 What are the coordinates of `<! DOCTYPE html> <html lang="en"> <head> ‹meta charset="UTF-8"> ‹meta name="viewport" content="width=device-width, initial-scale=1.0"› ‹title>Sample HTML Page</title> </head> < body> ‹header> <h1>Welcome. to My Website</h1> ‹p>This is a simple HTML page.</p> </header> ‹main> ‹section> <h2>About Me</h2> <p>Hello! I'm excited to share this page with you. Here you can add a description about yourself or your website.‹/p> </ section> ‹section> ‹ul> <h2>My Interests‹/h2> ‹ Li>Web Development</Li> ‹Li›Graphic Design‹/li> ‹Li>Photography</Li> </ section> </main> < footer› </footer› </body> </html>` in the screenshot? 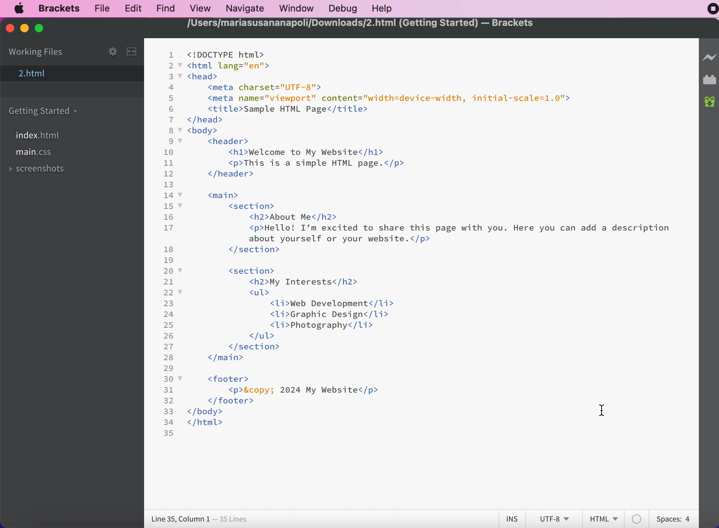 It's located at (429, 247).